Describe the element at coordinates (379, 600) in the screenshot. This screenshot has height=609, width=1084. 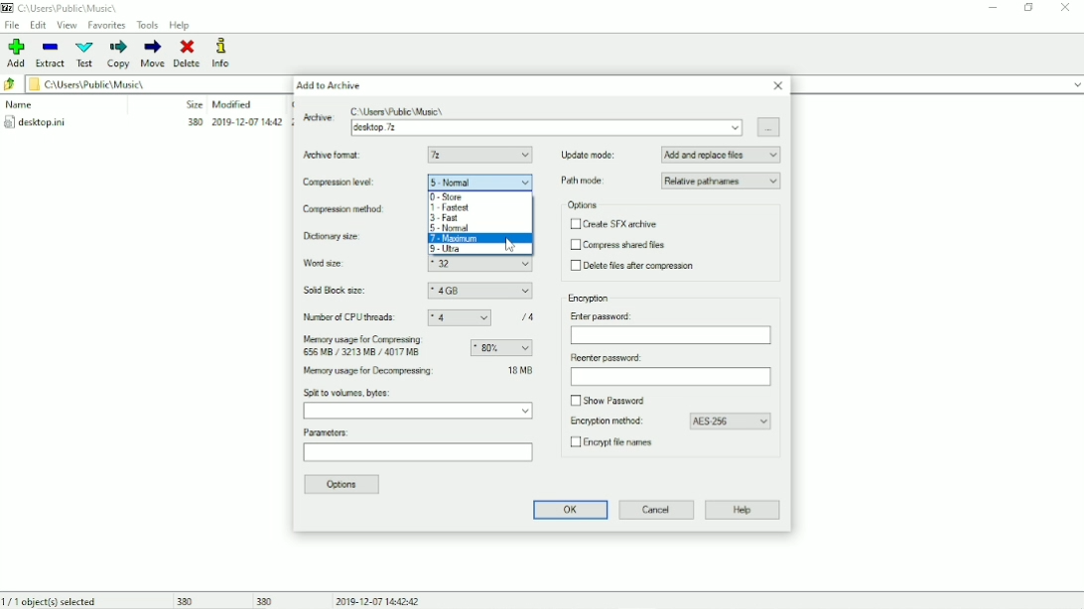
I see `Date and Time` at that location.